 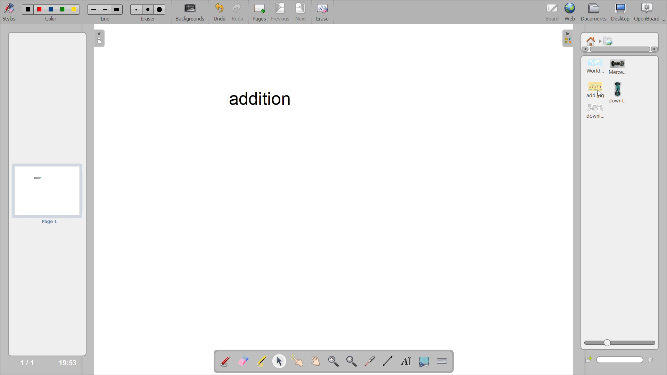 What do you see at coordinates (300, 361) in the screenshot?
I see `interact with items` at bounding box center [300, 361].